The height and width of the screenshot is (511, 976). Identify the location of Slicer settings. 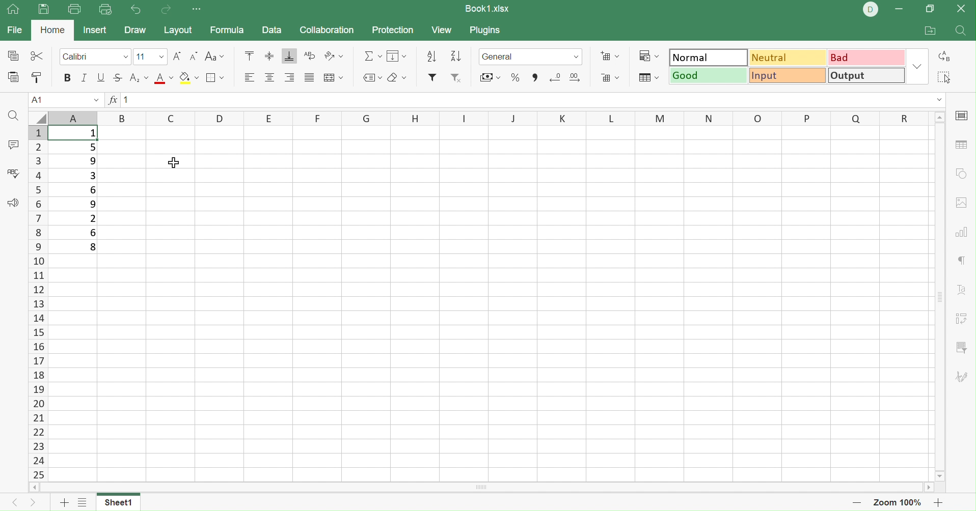
(964, 347).